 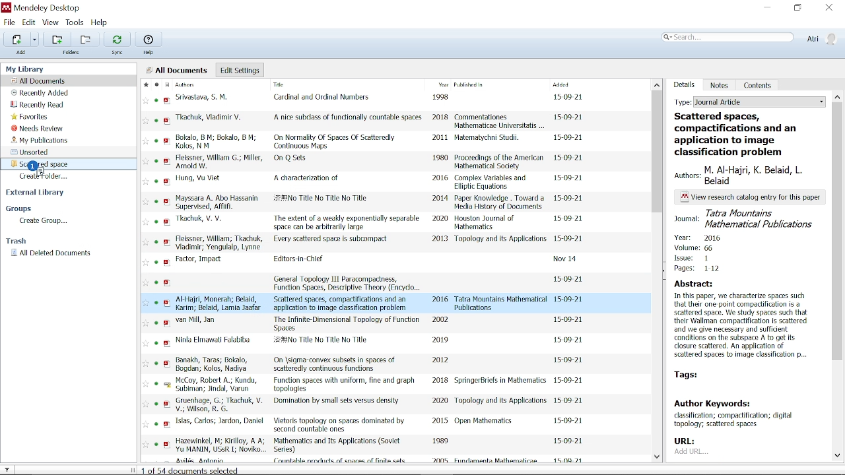 I want to click on Move down in all files, so click(x=659, y=459).